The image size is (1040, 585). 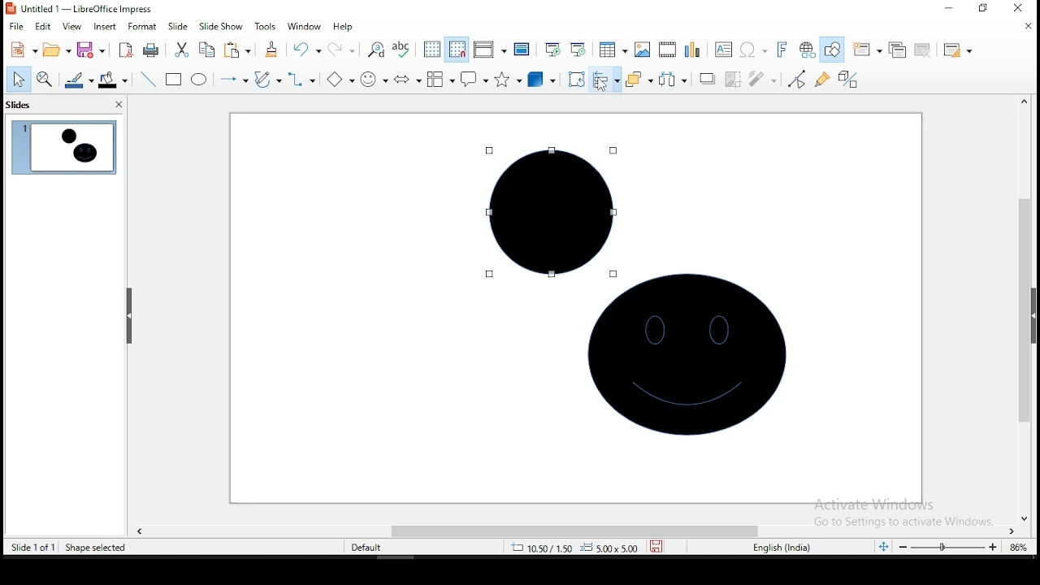 What do you see at coordinates (344, 26) in the screenshot?
I see `help` at bounding box center [344, 26].